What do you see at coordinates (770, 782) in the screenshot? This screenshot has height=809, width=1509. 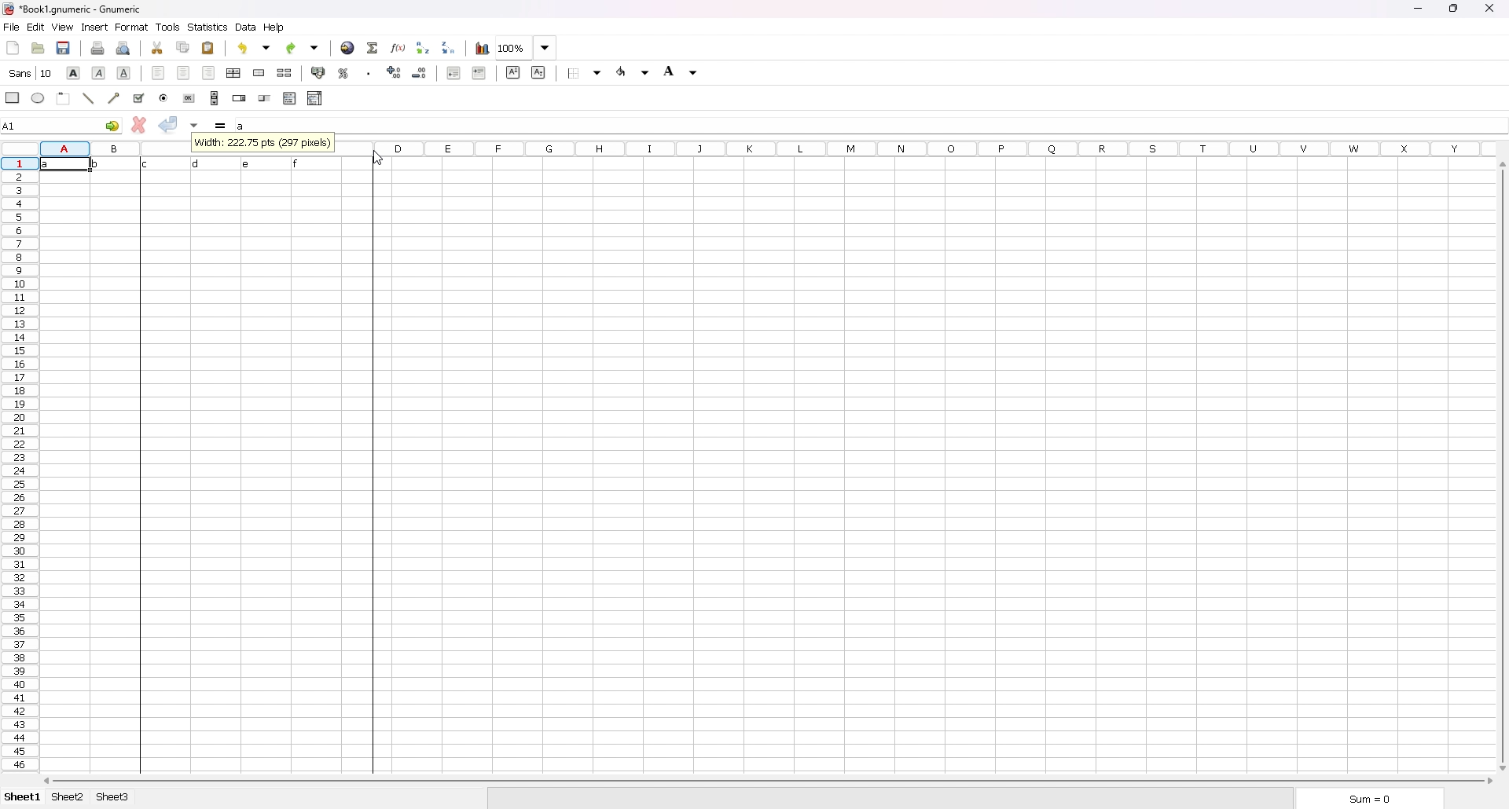 I see `scroll bar` at bounding box center [770, 782].